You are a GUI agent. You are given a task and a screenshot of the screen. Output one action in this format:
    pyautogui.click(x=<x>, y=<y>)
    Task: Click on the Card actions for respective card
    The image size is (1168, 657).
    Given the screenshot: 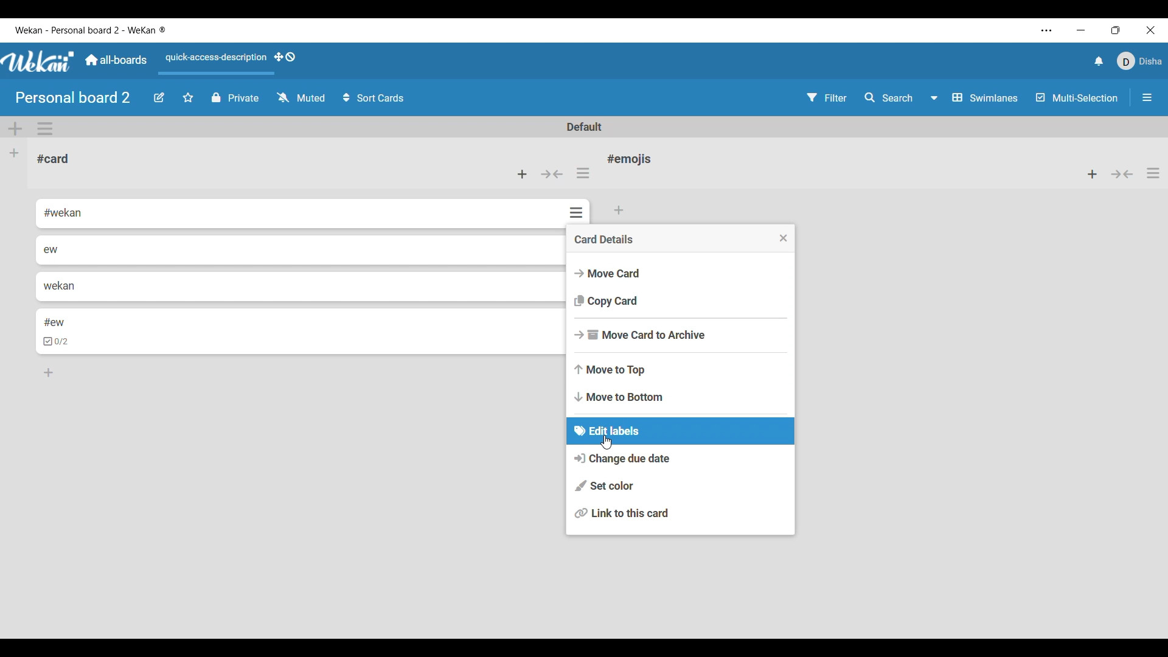 What is the action you would take?
    pyautogui.click(x=578, y=212)
    